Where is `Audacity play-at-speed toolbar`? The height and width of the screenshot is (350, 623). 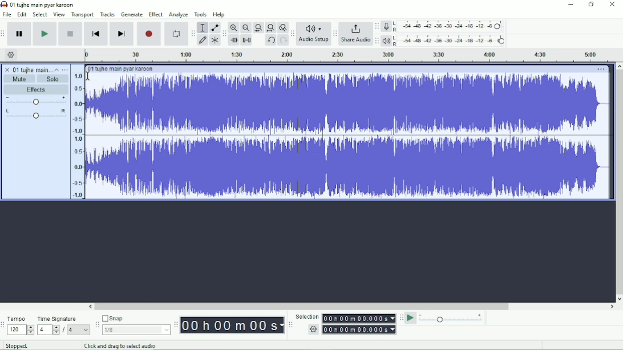
Audacity play-at-speed toolbar is located at coordinates (401, 318).